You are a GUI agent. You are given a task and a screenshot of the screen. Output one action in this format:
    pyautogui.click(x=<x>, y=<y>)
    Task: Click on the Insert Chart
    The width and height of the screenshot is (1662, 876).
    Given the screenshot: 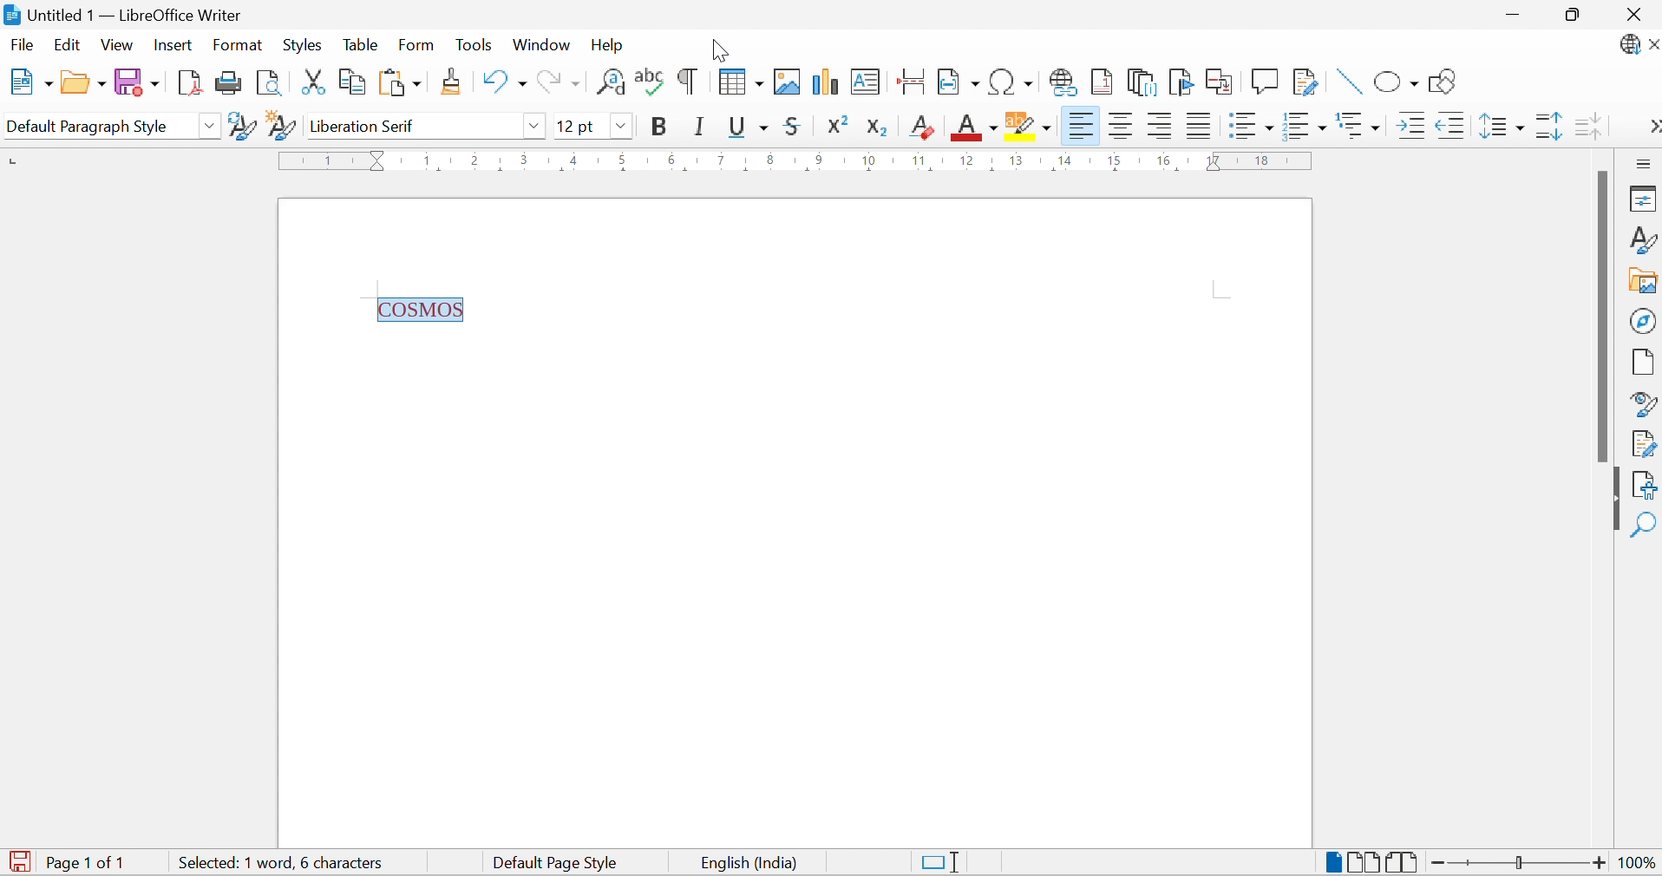 What is the action you would take?
    pyautogui.click(x=825, y=82)
    